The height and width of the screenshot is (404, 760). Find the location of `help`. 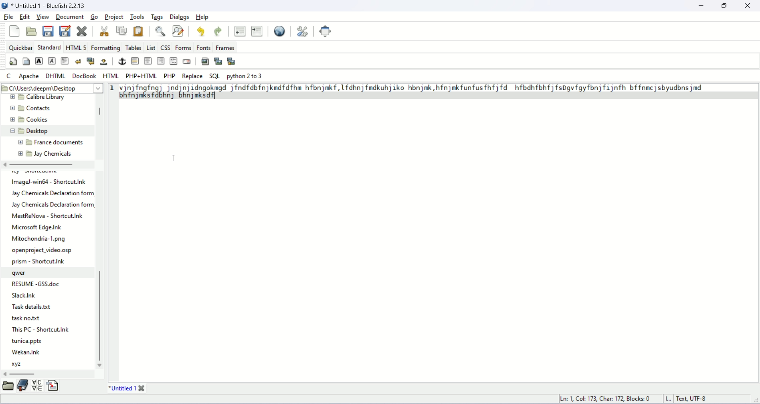

help is located at coordinates (205, 17).